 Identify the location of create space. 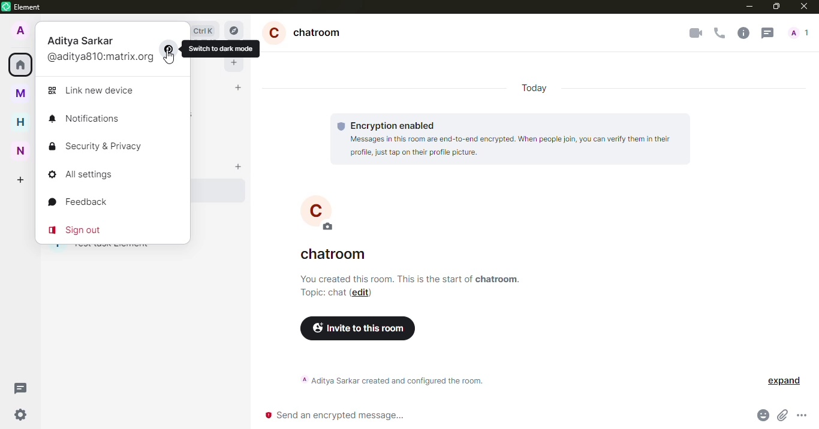
(20, 179).